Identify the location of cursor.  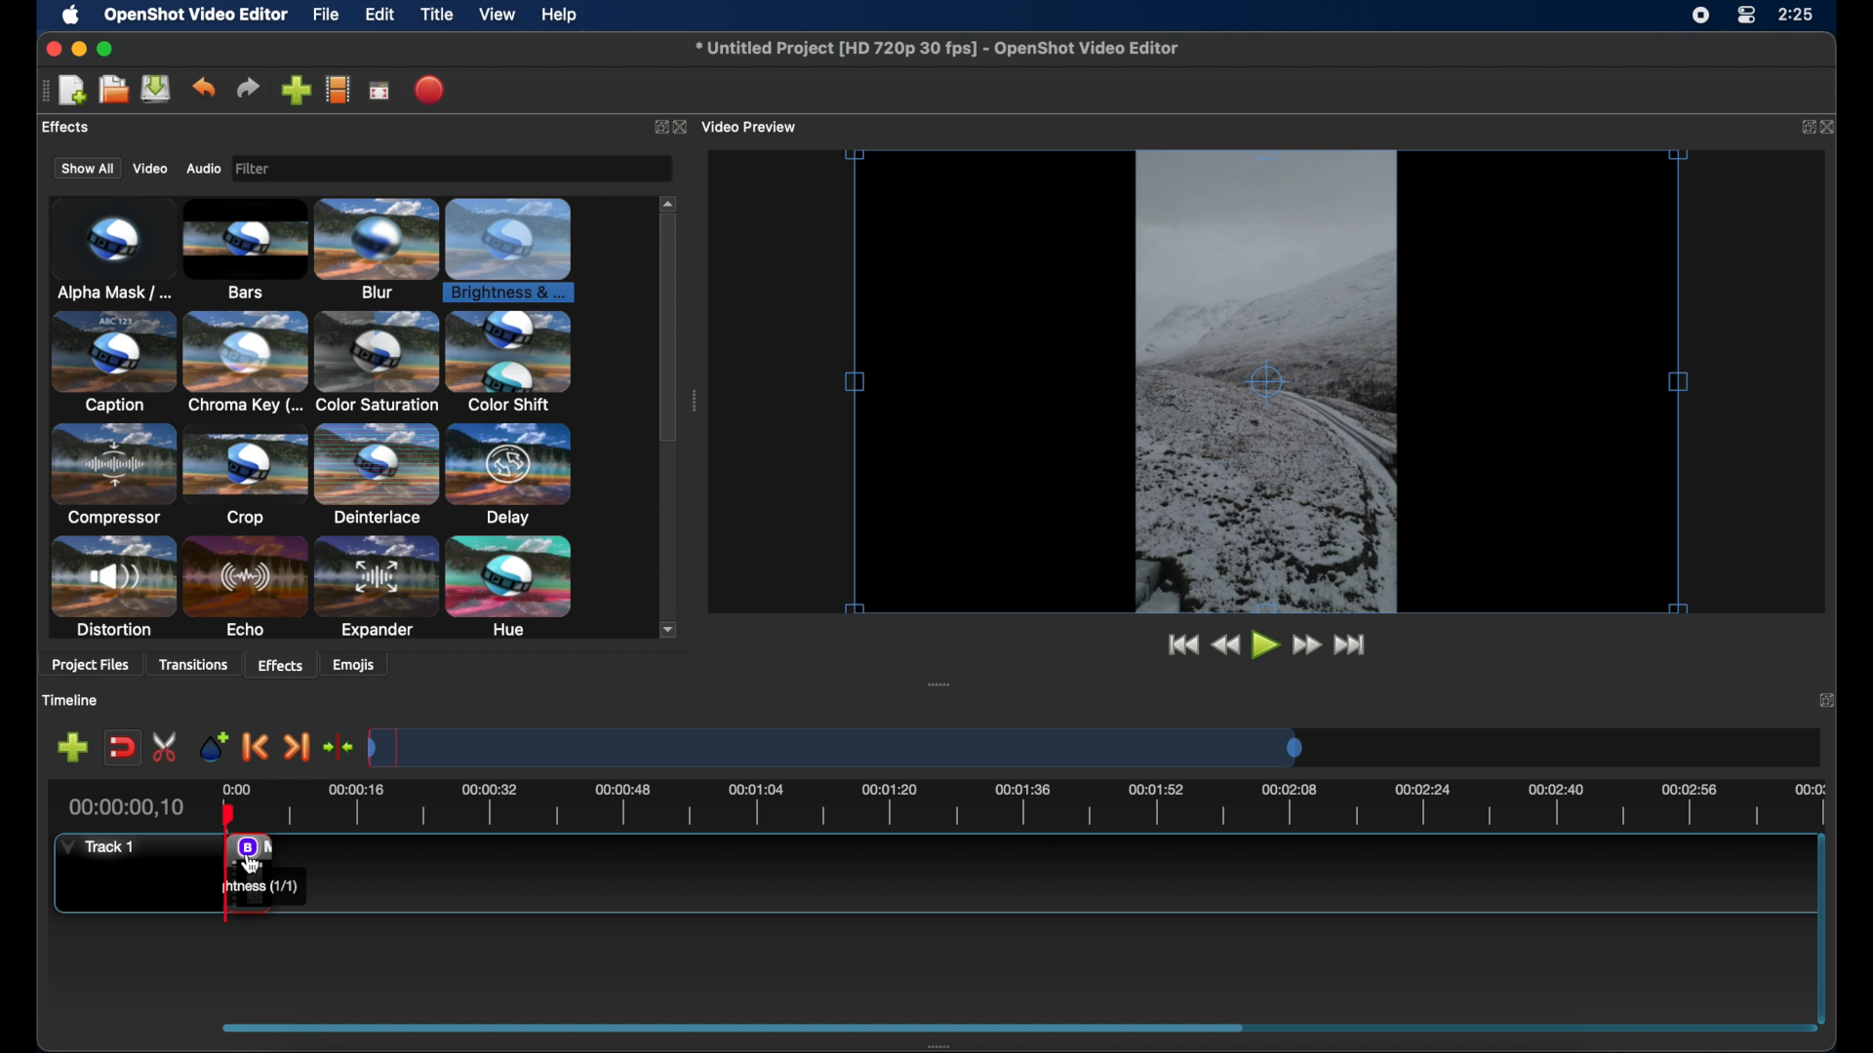
(252, 862).